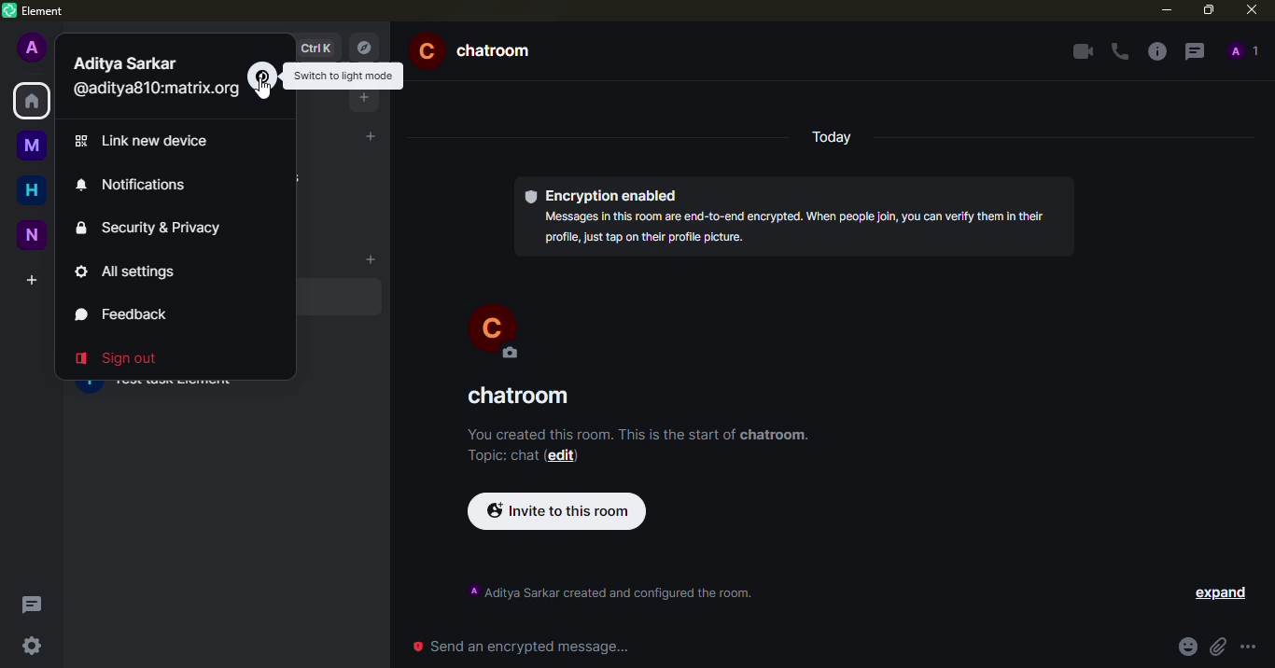  What do you see at coordinates (611, 593) in the screenshot?
I see `aditya sarkar created and configured the room` at bounding box center [611, 593].